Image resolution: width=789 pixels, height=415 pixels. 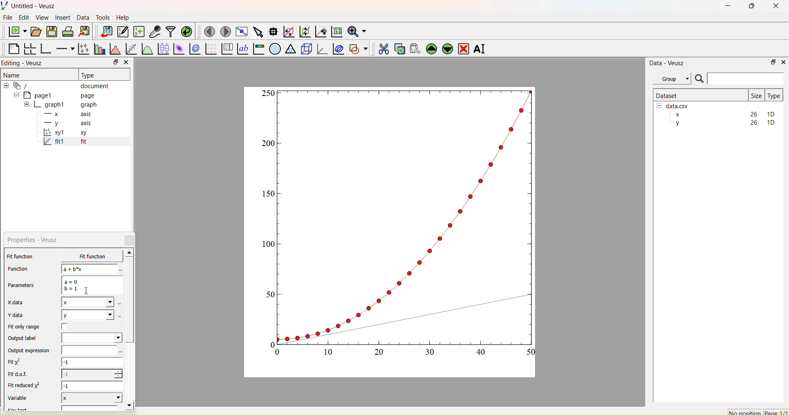 I want to click on Recenter graph axis, so click(x=320, y=31).